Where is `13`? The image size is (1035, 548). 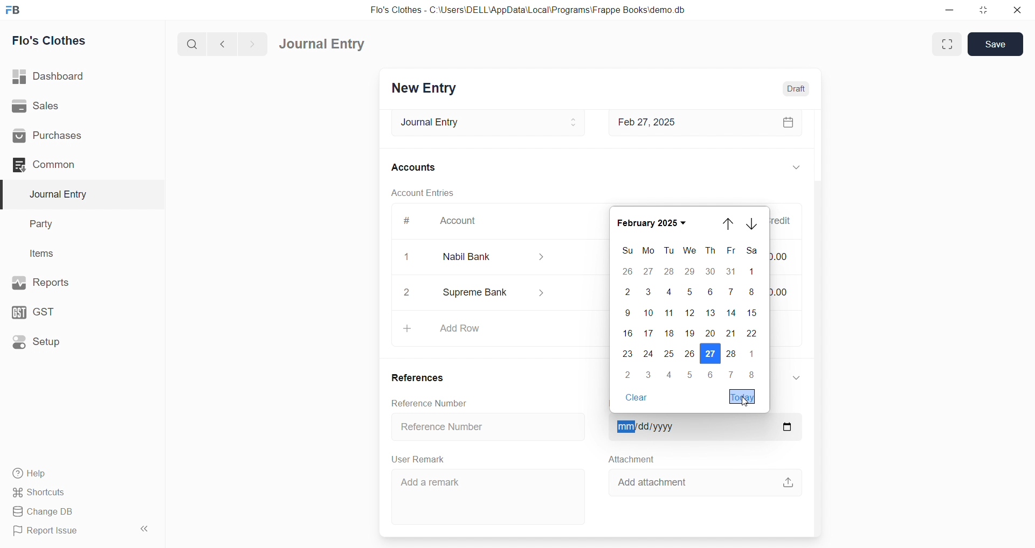
13 is located at coordinates (710, 313).